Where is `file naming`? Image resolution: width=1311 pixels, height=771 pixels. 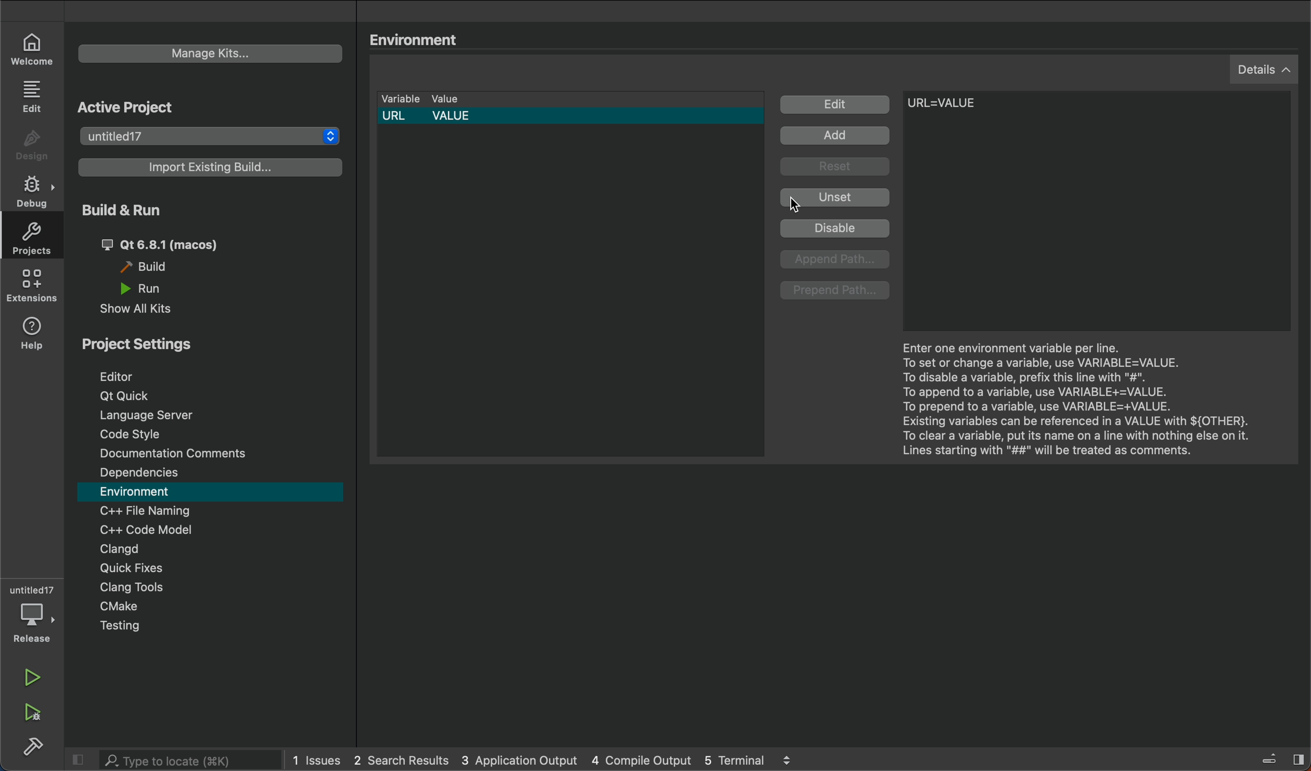 file naming is located at coordinates (150, 510).